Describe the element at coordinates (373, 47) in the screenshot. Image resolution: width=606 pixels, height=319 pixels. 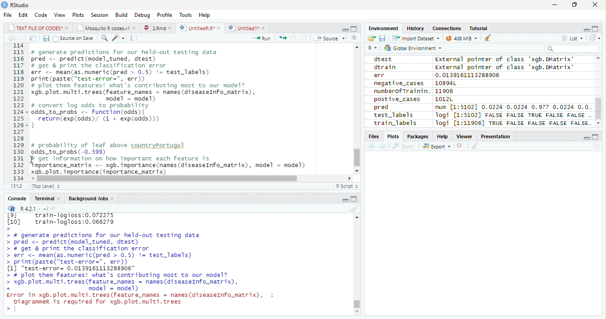
I see `R` at that location.